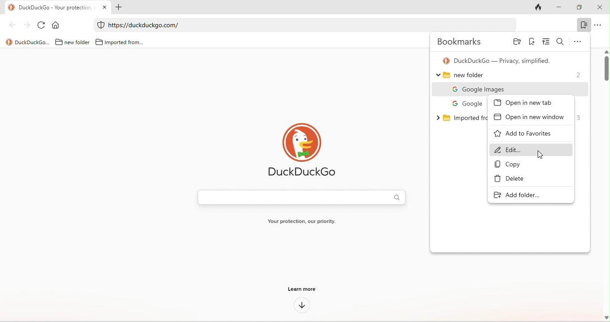 Image resolution: width=610 pixels, height=322 pixels. I want to click on duckduckgo protection, so click(100, 25).